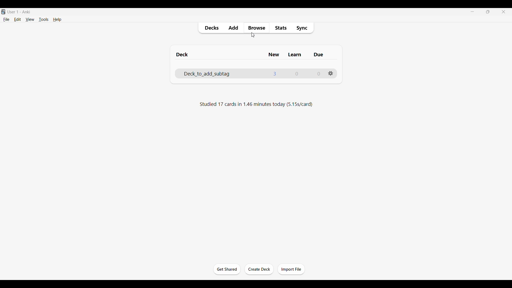  What do you see at coordinates (227, 269) in the screenshot?
I see `Click to start the study session for current deck` at bounding box center [227, 269].